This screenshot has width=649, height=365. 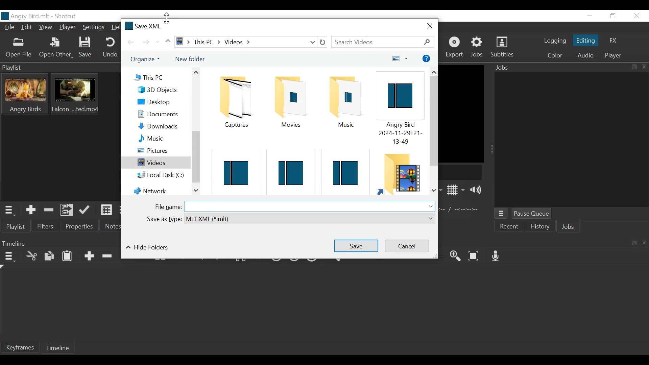 What do you see at coordinates (310, 206) in the screenshot?
I see `File Name Field` at bounding box center [310, 206].